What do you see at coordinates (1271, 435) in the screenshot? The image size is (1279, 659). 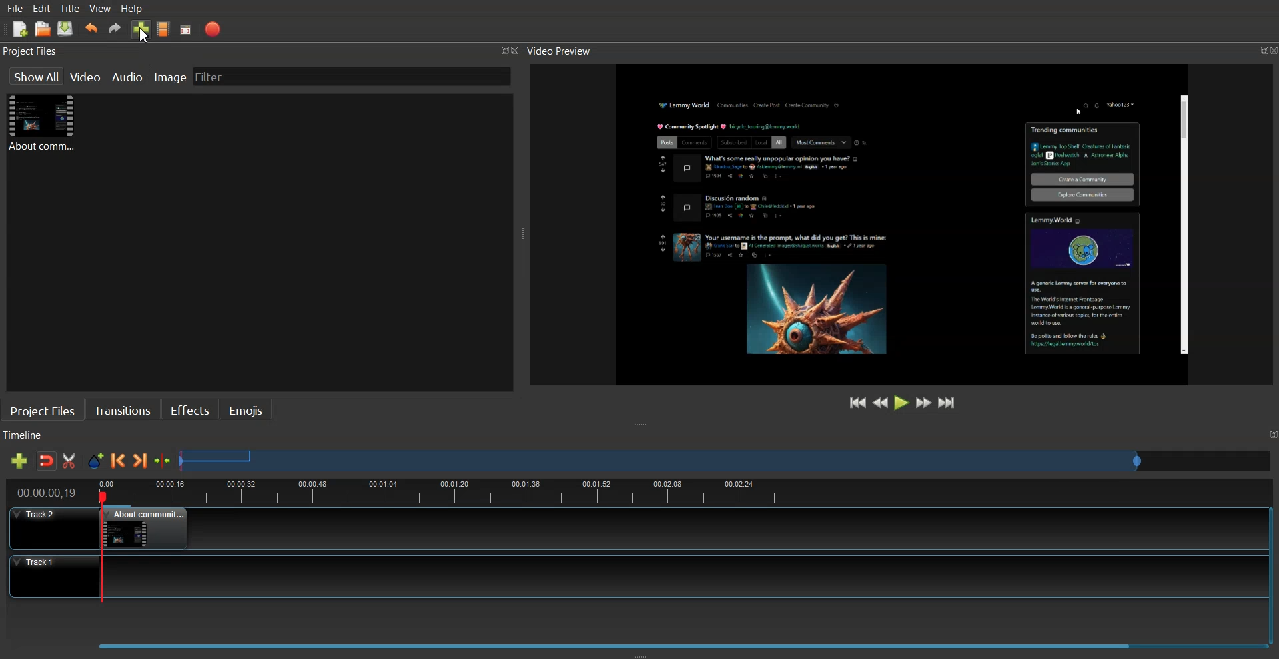 I see `Maximize` at bounding box center [1271, 435].